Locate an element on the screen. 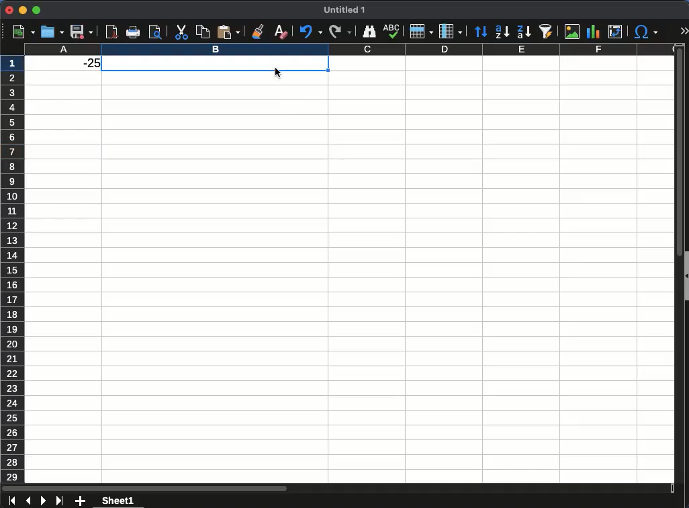 This screenshot has height=508, width=689. image is located at coordinates (573, 31).